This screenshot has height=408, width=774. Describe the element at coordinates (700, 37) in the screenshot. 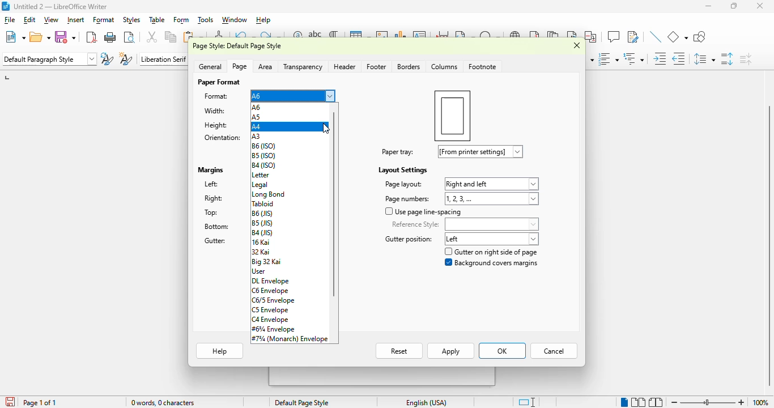

I see `show draw functions` at that location.